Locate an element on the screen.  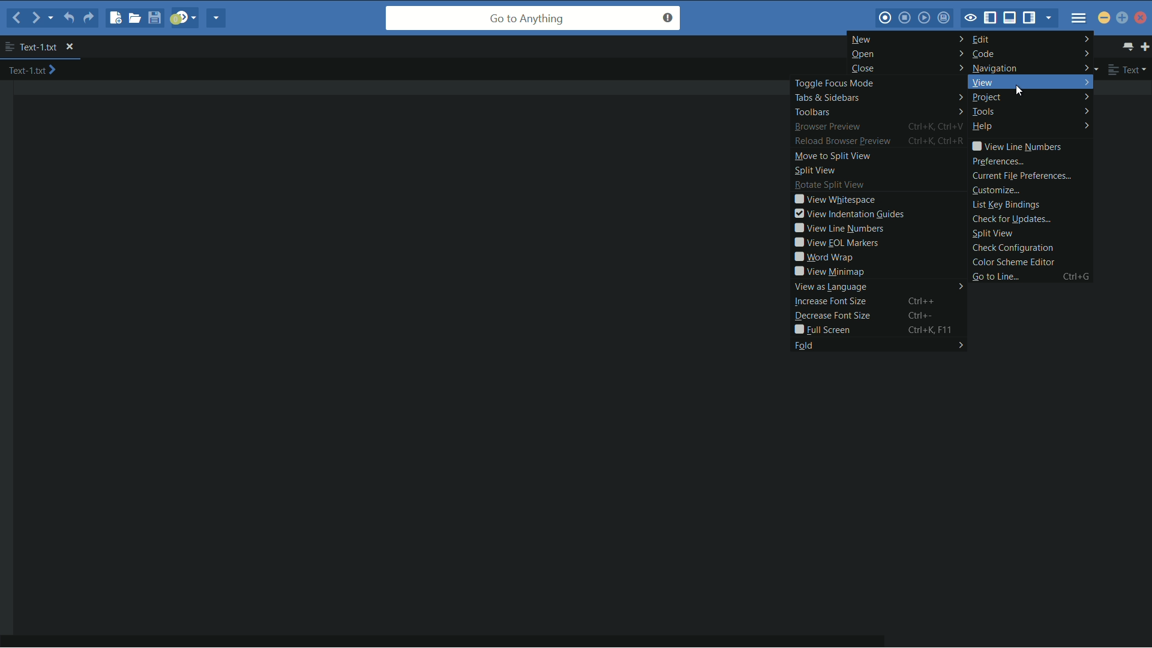
new tab is located at coordinates (1145, 46).